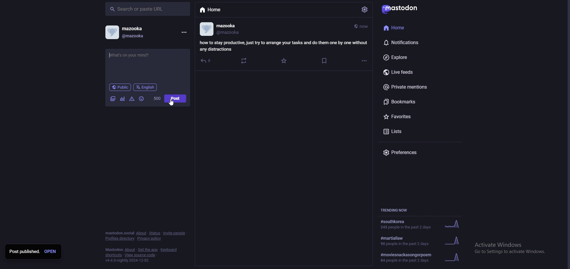 The image size is (570, 269). I want to click on profile picture, so click(113, 32).